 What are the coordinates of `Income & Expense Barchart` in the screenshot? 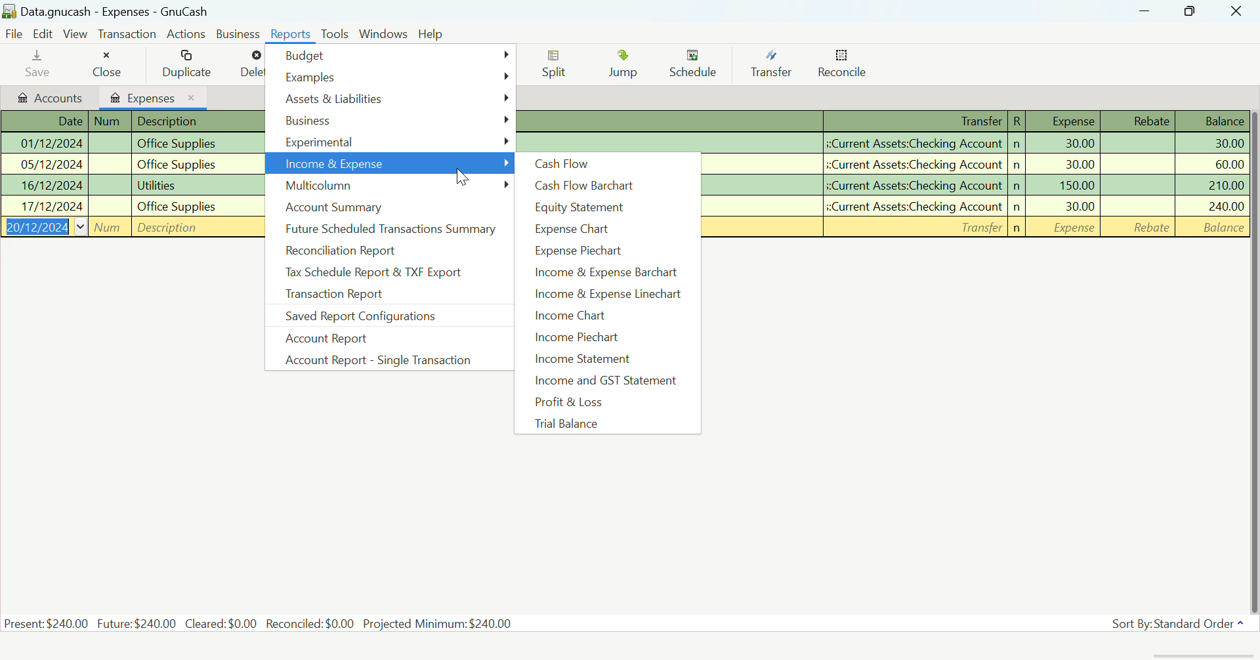 It's located at (608, 274).